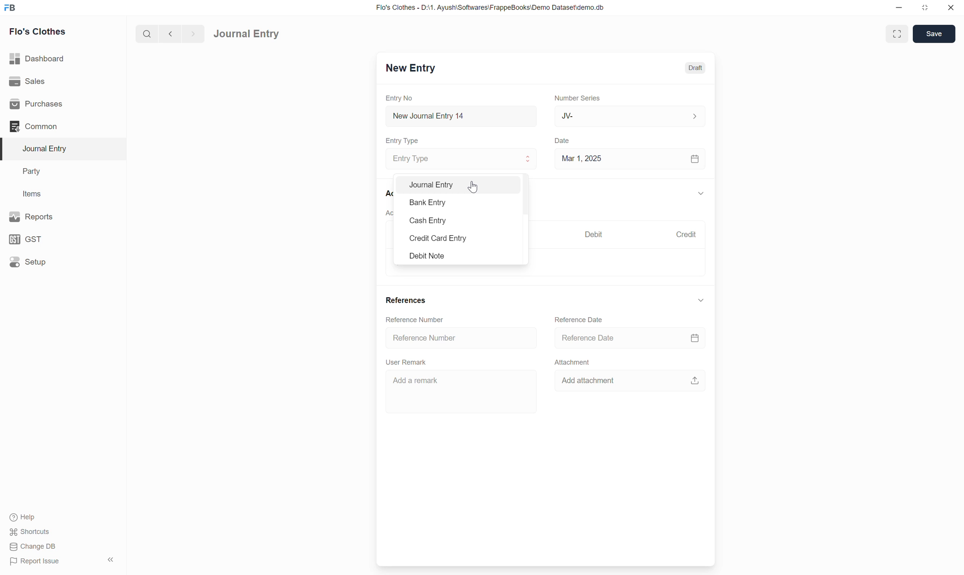  What do you see at coordinates (442, 116) in the screenshot?
I see `New Journal Entry 14` at bounding box center [442, 116].